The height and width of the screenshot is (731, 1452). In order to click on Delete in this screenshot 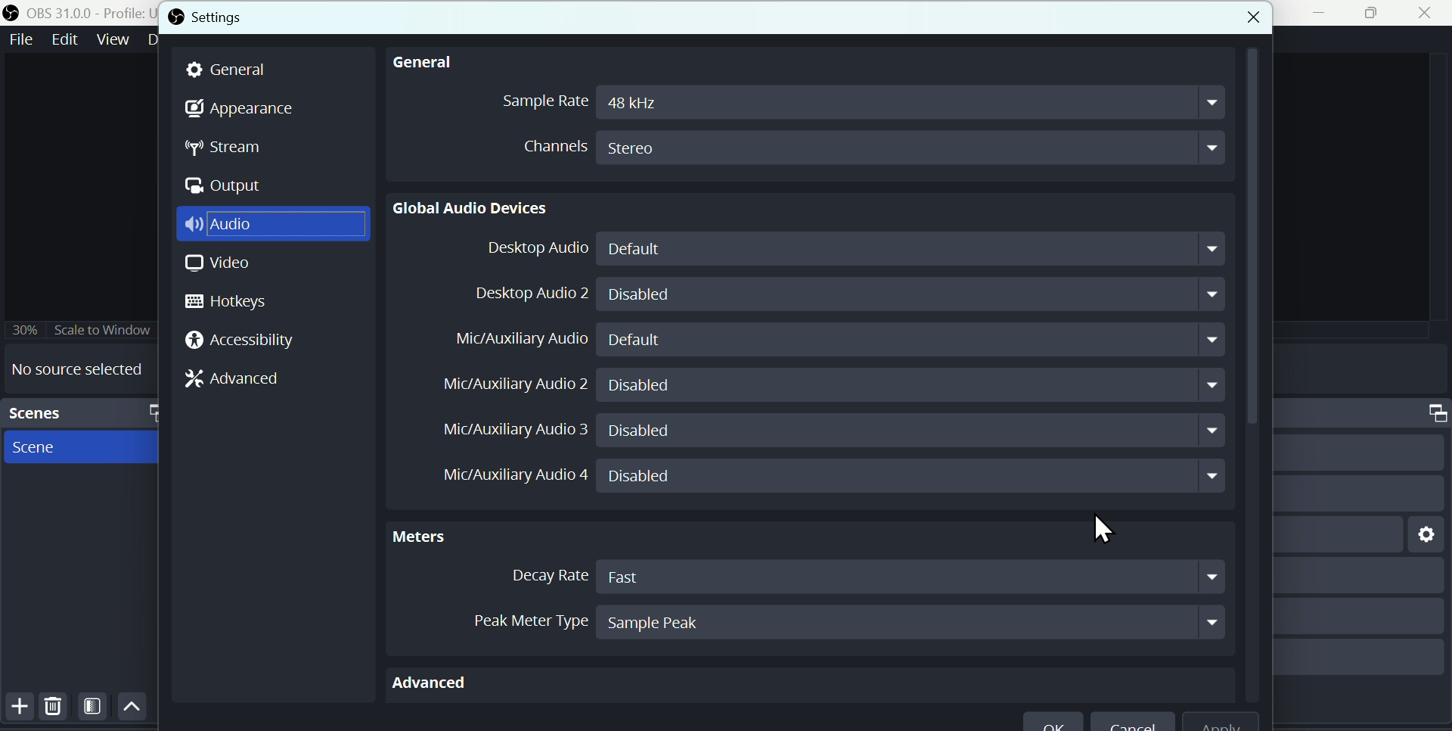, I will do `click(53, 708)`.